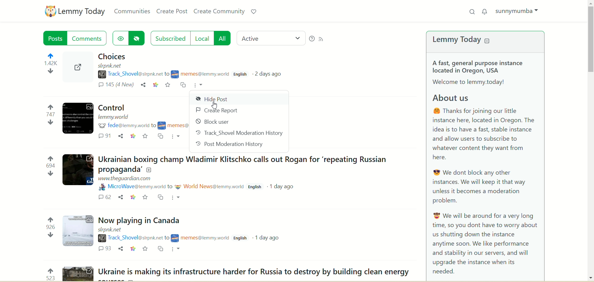  What do you see at coordinates (268, 238) in the screenshot?
I see `1 day ago(post date)` at bounding box center [268, 238].